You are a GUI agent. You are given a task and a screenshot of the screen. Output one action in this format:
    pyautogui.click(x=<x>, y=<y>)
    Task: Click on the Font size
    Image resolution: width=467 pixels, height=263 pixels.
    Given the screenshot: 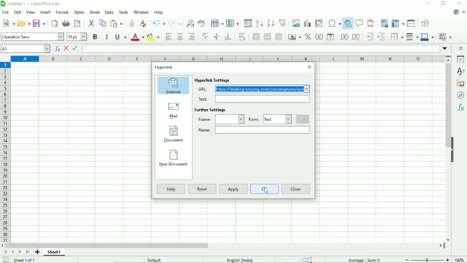 What is the action you would take?
    pyautogui.click(x=77, y=36)
    